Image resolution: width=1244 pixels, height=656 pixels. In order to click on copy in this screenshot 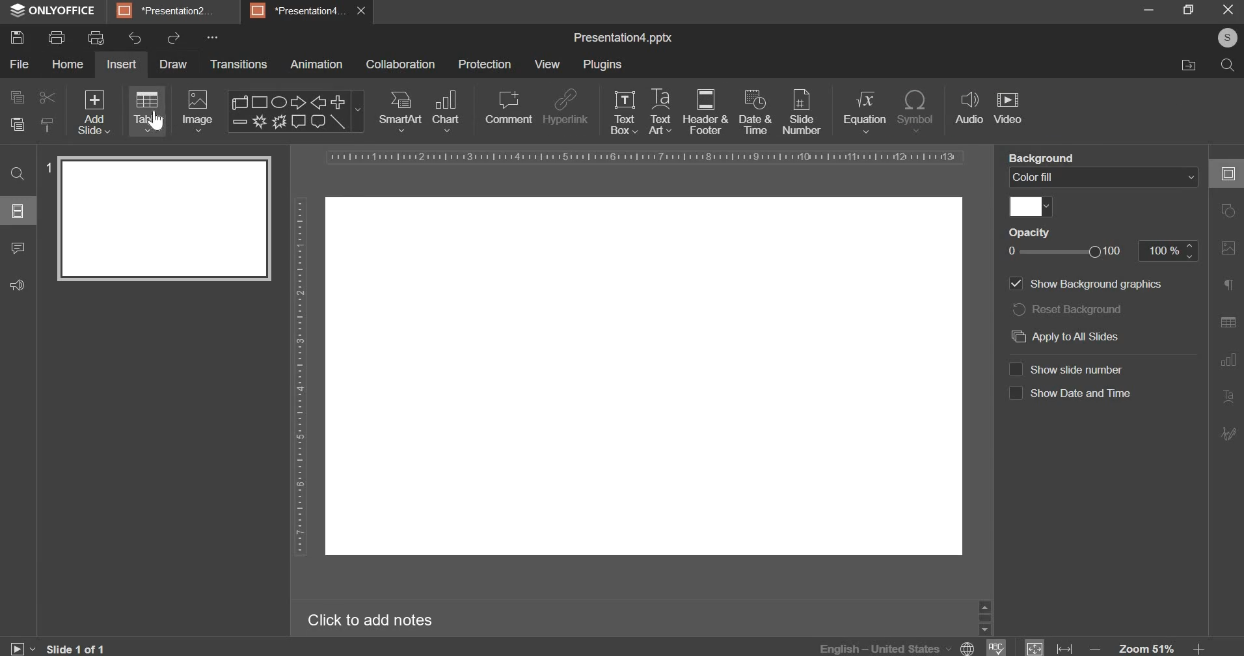, I will do `click(16, 98)`.